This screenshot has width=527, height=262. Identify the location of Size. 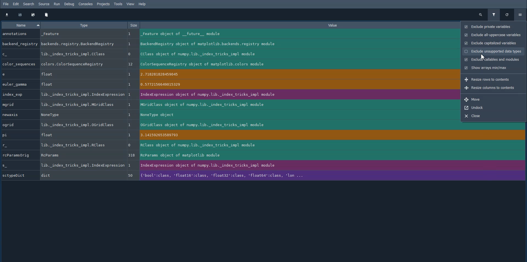
(133, 25).